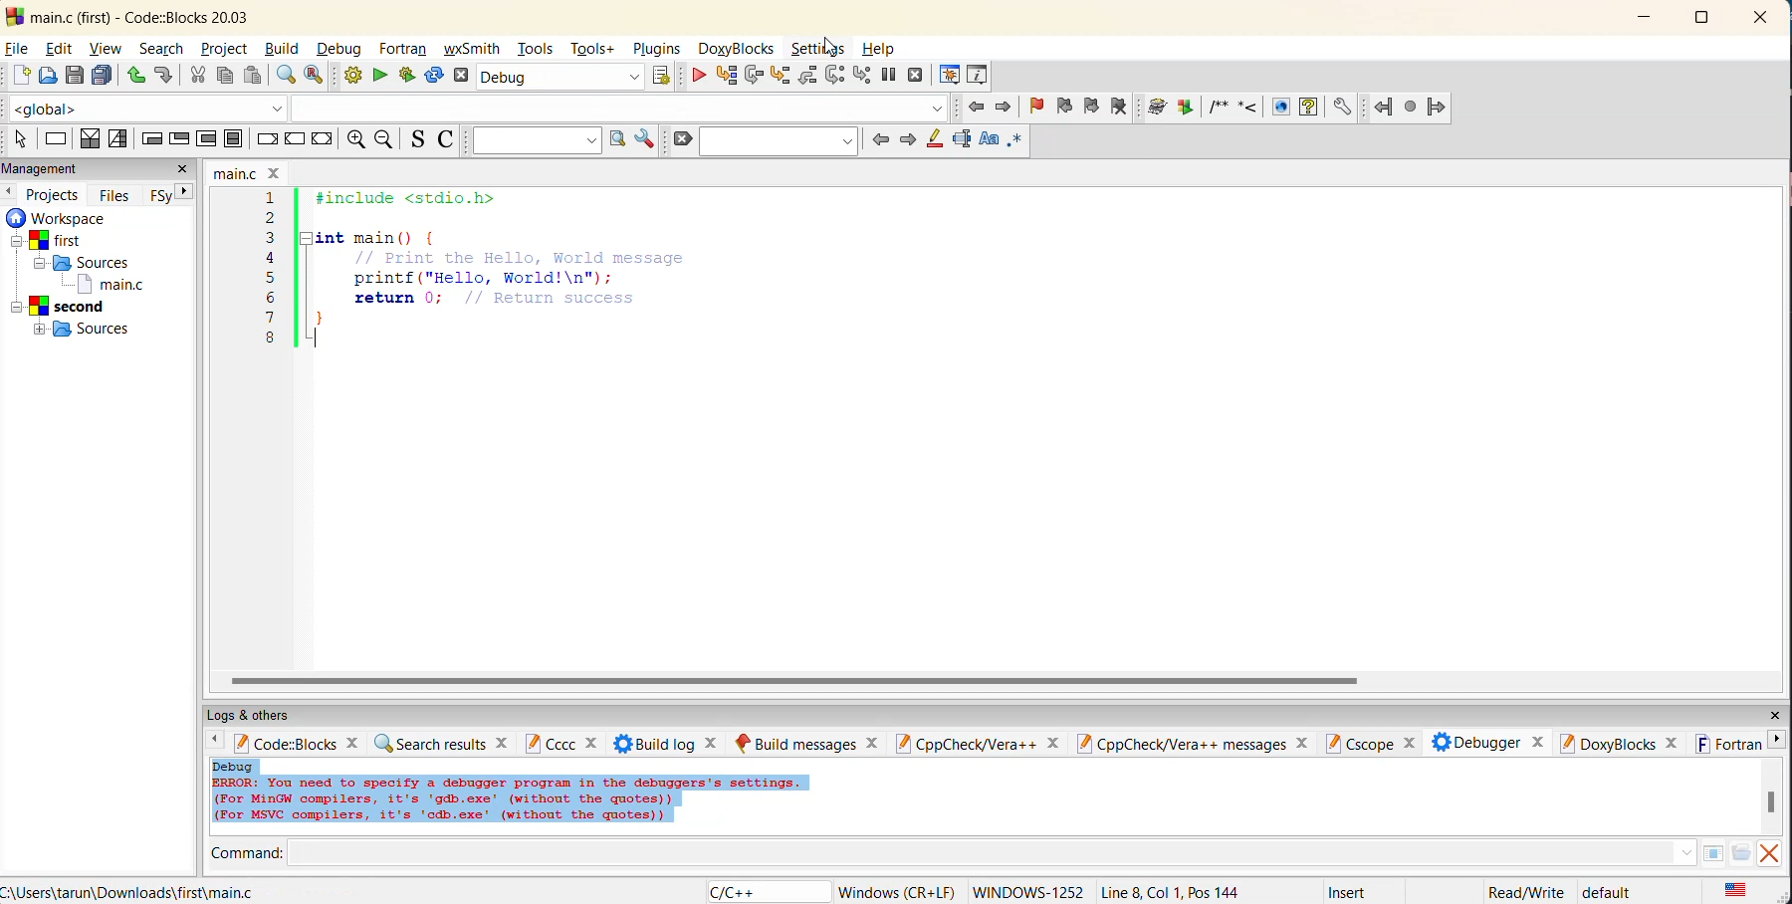 The image size is (1792, 904). What do you see at coordinates (1770, 715) in the screenshot?
I see `close` at bounding box center [1770, 715].